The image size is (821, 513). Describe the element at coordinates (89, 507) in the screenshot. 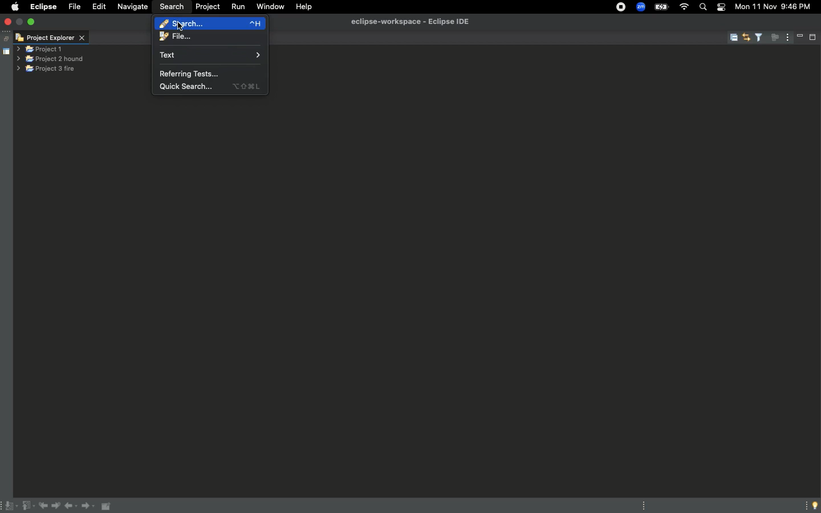

I see `Forward` at that location.